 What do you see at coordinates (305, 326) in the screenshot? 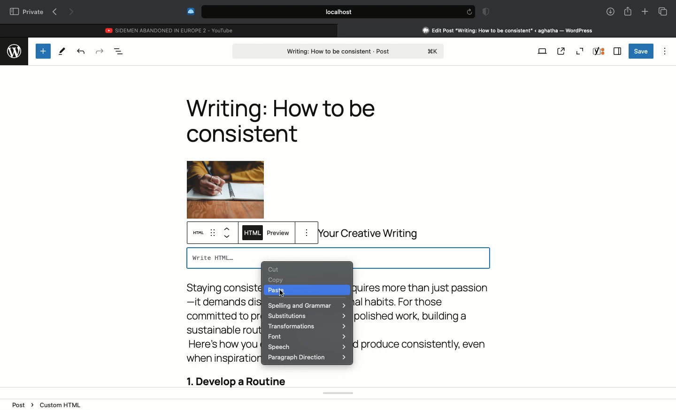
I see `Transformations` at bounding box center [305, 326].